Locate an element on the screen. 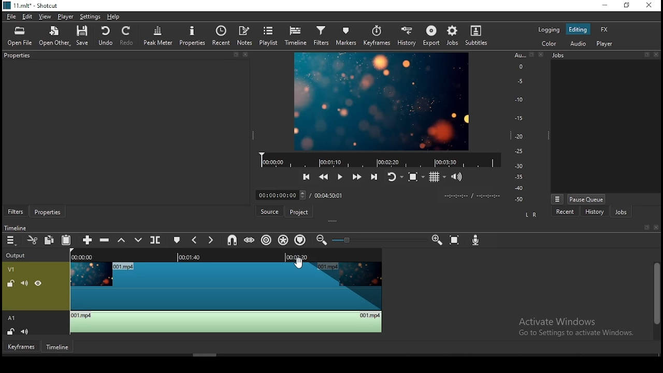 The image size is (663, 373). toggle player after looping is located at coordinates (394, 177).